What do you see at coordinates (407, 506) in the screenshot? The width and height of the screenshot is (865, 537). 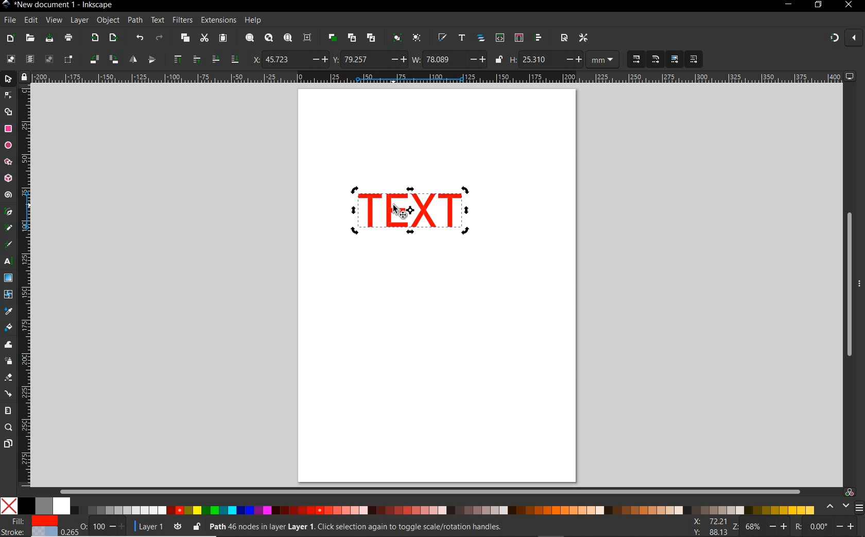 I see `COLOR MODE` at bounding box center [407, 506].